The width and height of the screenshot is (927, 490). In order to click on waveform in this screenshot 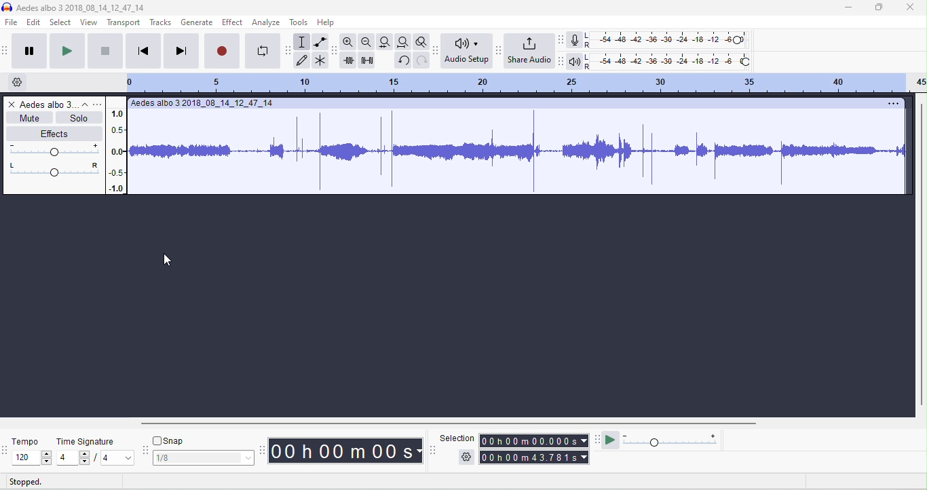, I will do `click(518, 152)`.